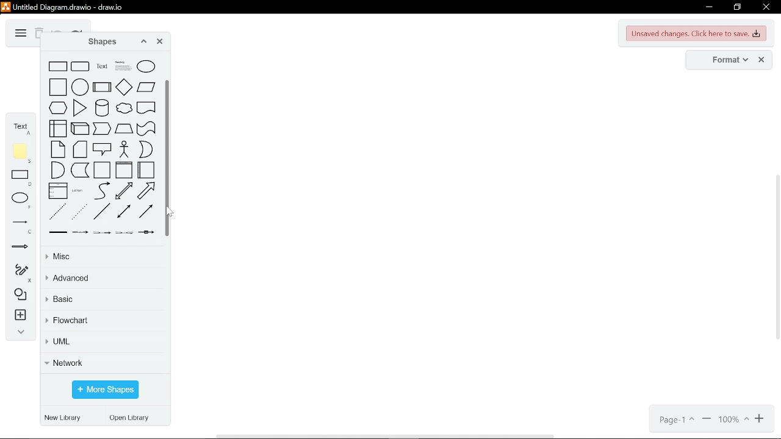 The width and height of the screenshot is (781, 439). Describe the element at coordinates (58, 107) in the screenshot. I see `hexagon` at that location.